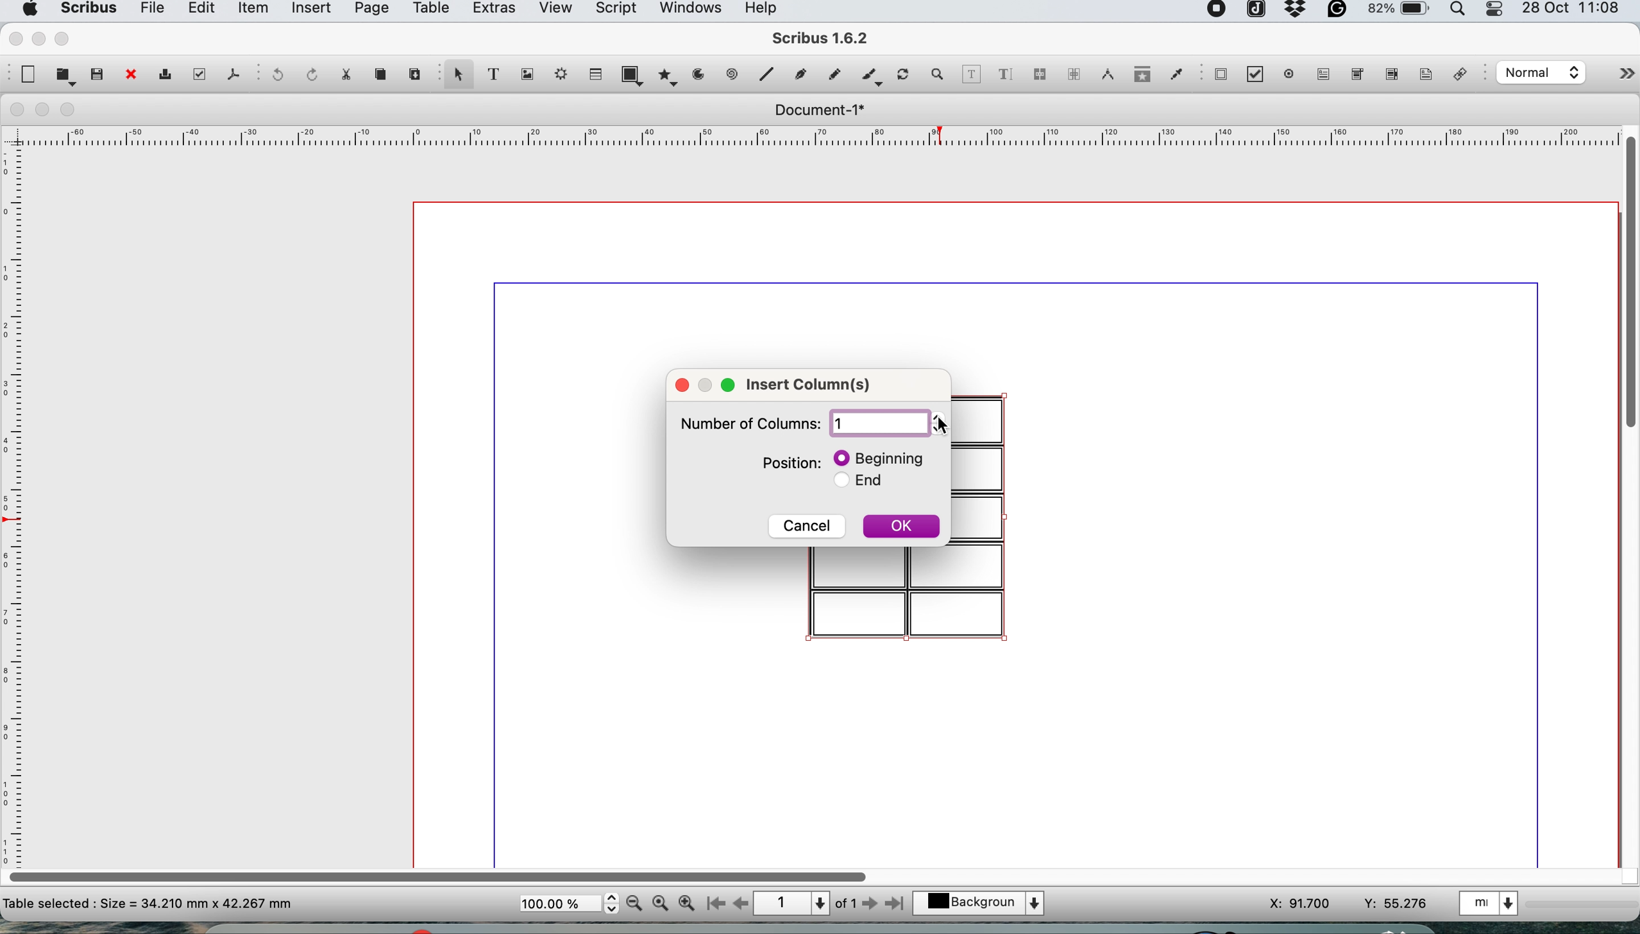 Image resolution: width=1640 pixels, height=934 pixels. What do you see at coordinates (525, 74) in the screenshot?
I see `image frame` at bounding box center [525, 74].